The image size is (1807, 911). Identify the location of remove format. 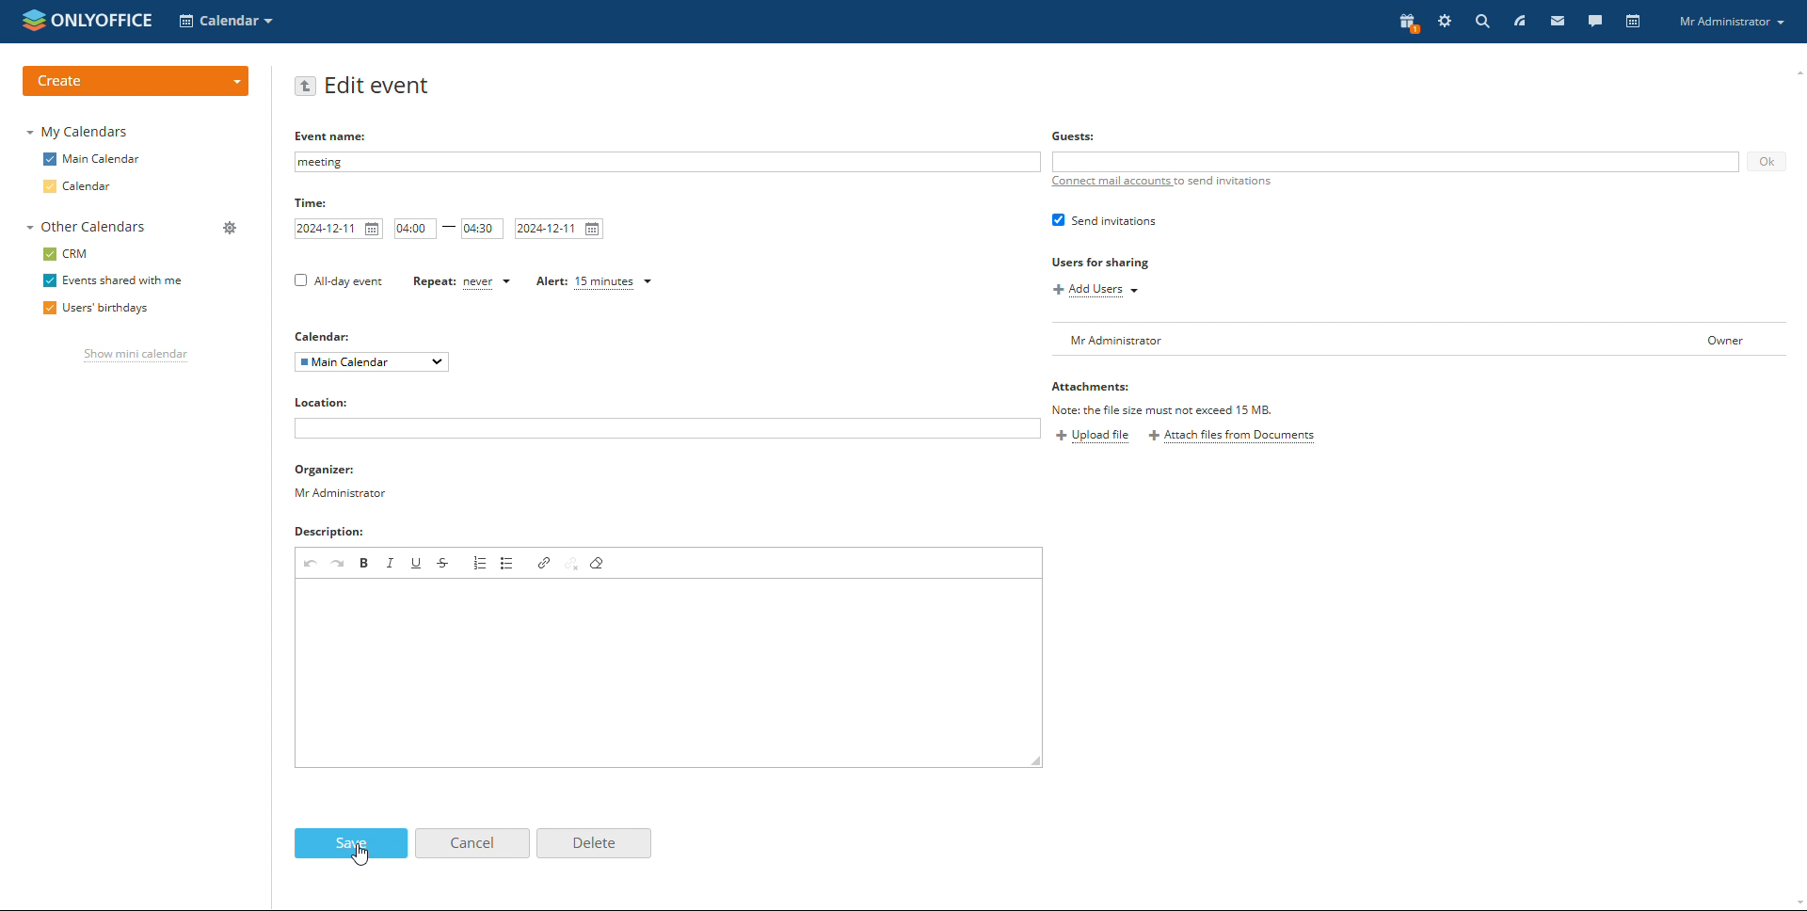
(598, 564).